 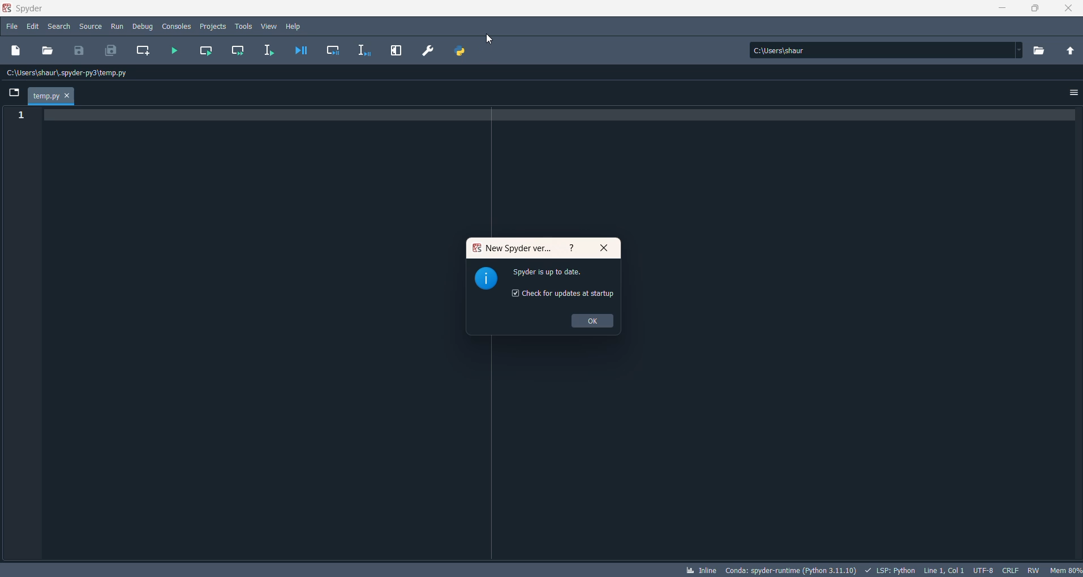 What do you see at coordinates (363, 50) in the screenshot?
I see `debug selection` at bounding box center [363, 50].